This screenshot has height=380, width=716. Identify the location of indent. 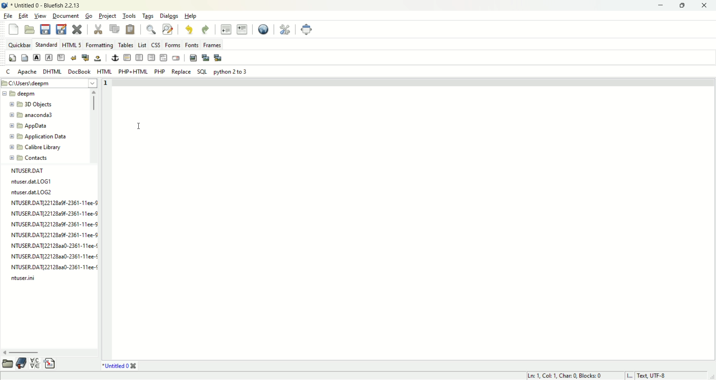
(242, 29).